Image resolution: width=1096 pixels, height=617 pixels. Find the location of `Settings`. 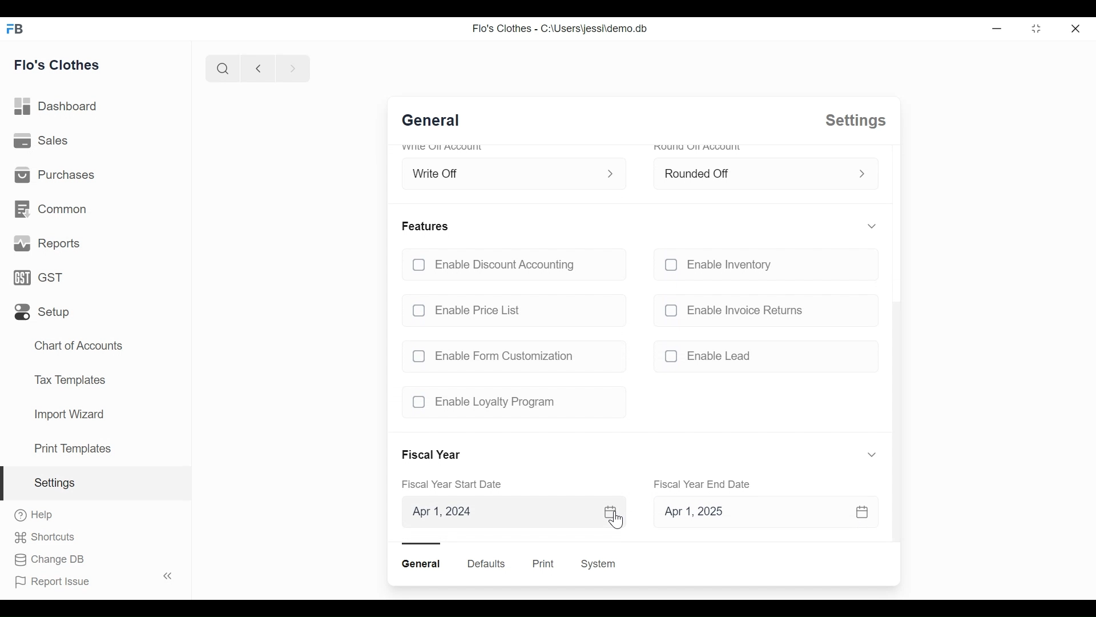

Settings is located at coordinates (853, 121).